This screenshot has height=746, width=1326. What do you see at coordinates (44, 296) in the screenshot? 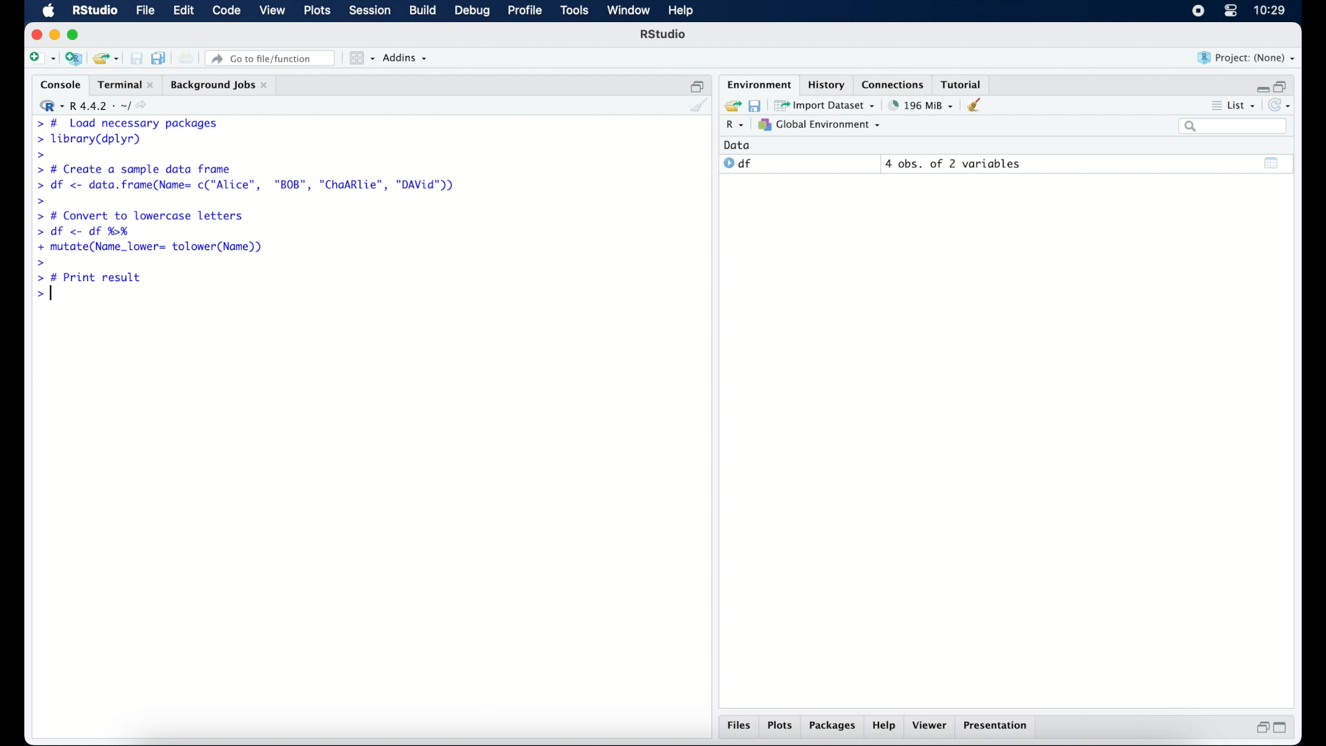
I see `command prompt` at bounding box center [44, 296].